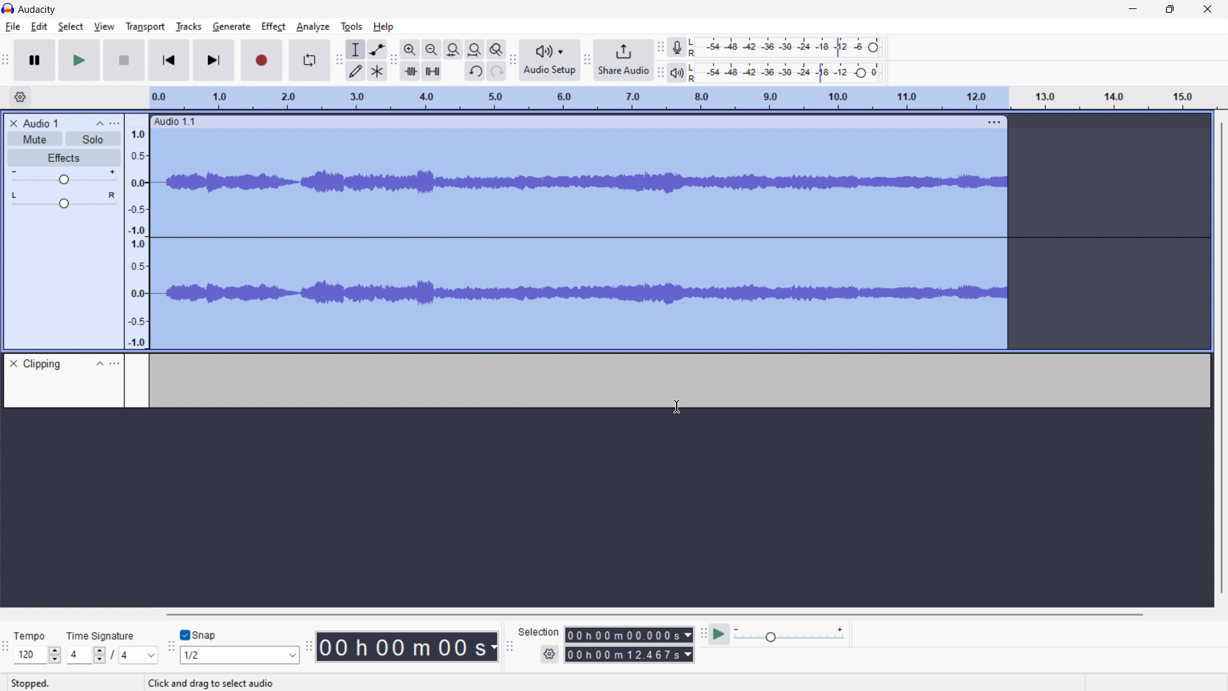 The height and width of the screenshot is (691, 1228). What do you see at coordinates (100, 363) in the screenshot?
I see `collapse` at bounding box center [100, 363].